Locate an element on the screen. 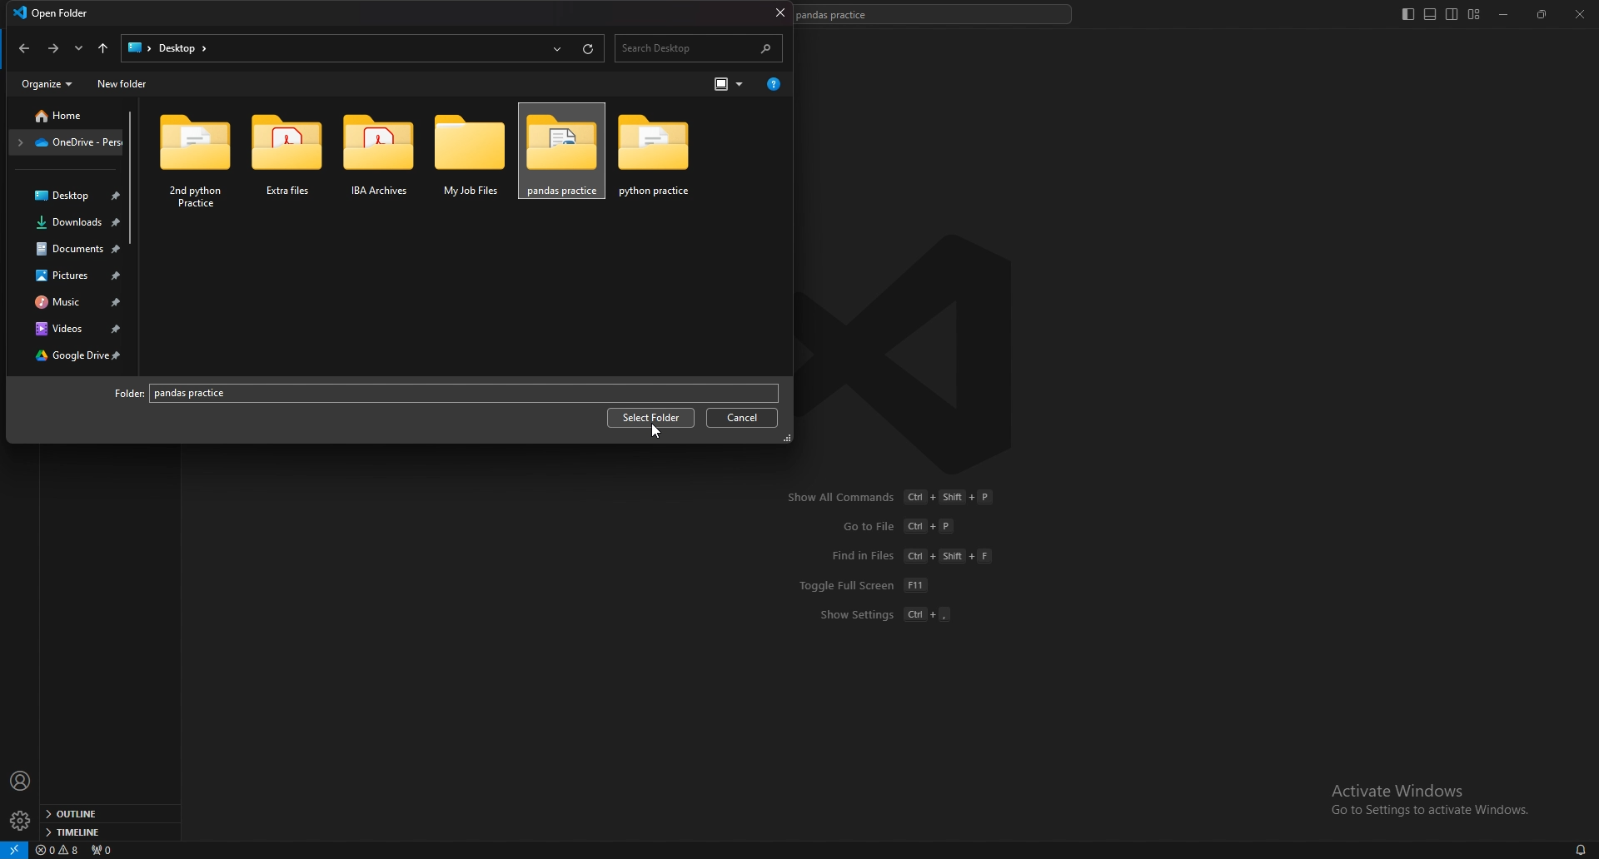 The image size is (1599, 859). search desktop is located at coordinates (700, 48).